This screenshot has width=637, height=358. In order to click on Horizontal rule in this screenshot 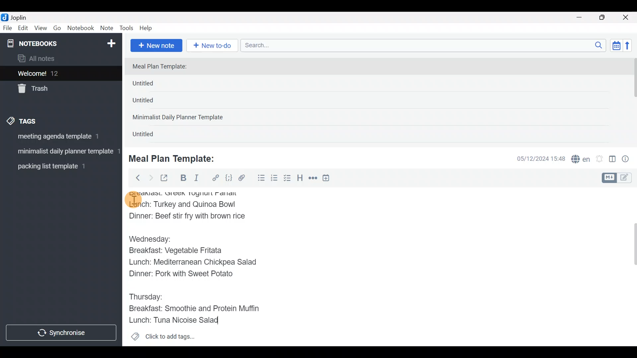, I will do `click(313, 179)`.